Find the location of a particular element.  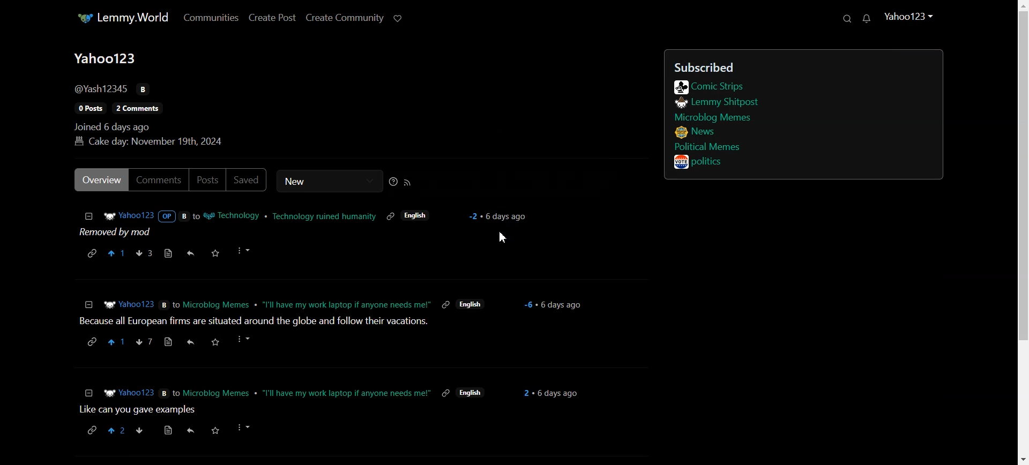

like can you gave examples is located at coordinates (140, 410).